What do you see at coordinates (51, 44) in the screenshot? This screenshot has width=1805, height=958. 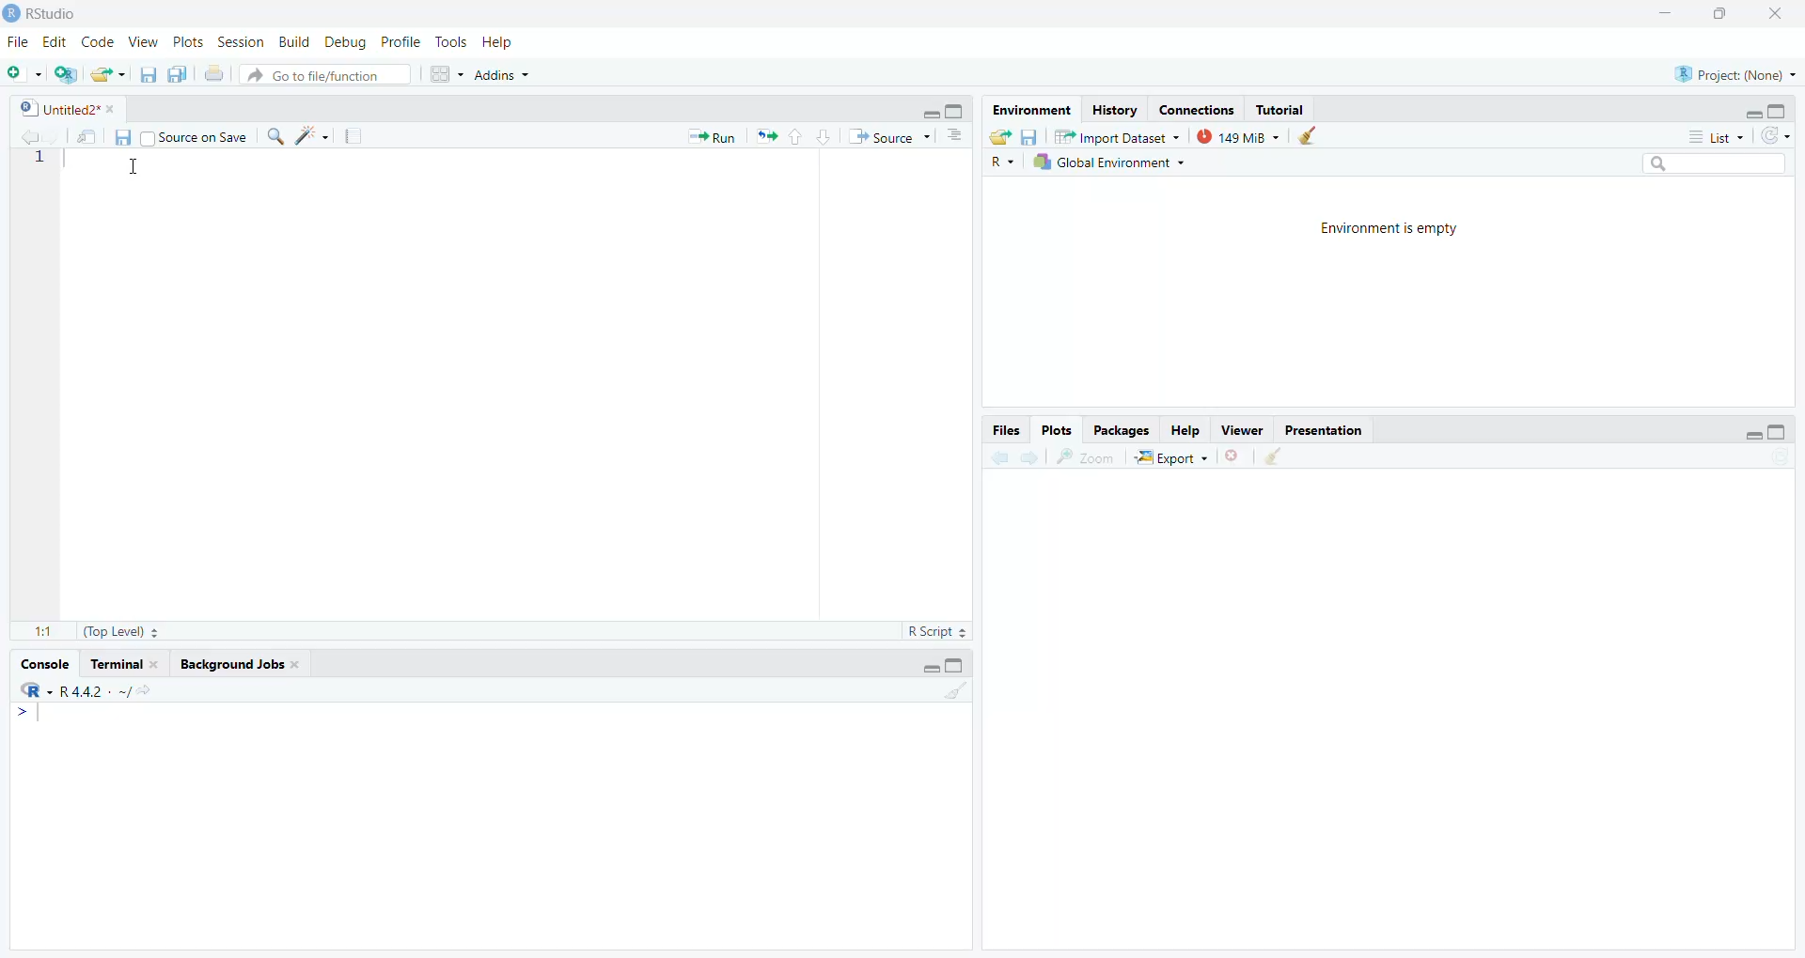 I see `Edit` at bounding box center [51, 44].